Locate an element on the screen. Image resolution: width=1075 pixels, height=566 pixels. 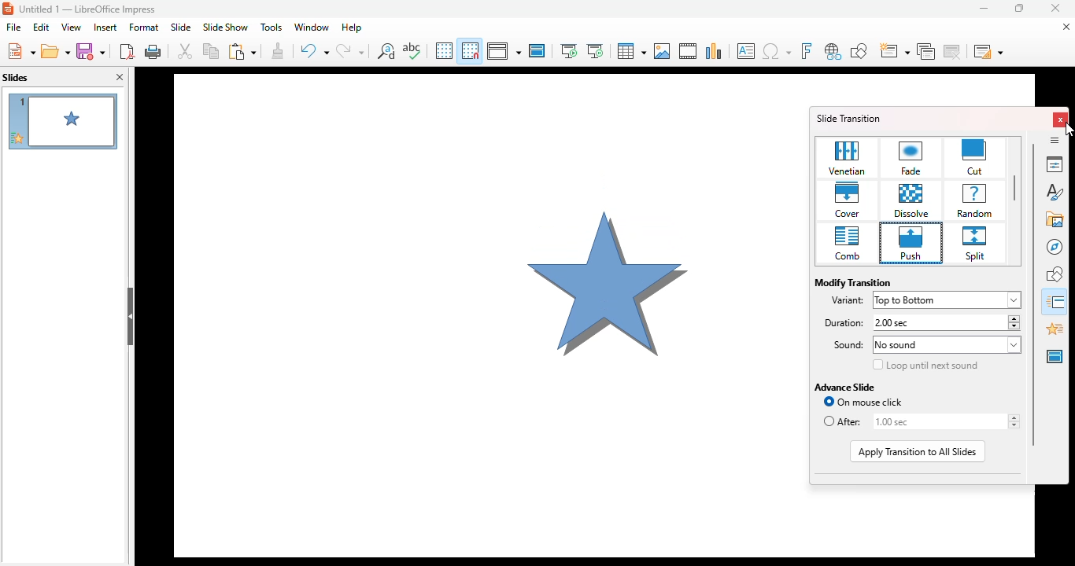
table is located at coordinates (630, 50).